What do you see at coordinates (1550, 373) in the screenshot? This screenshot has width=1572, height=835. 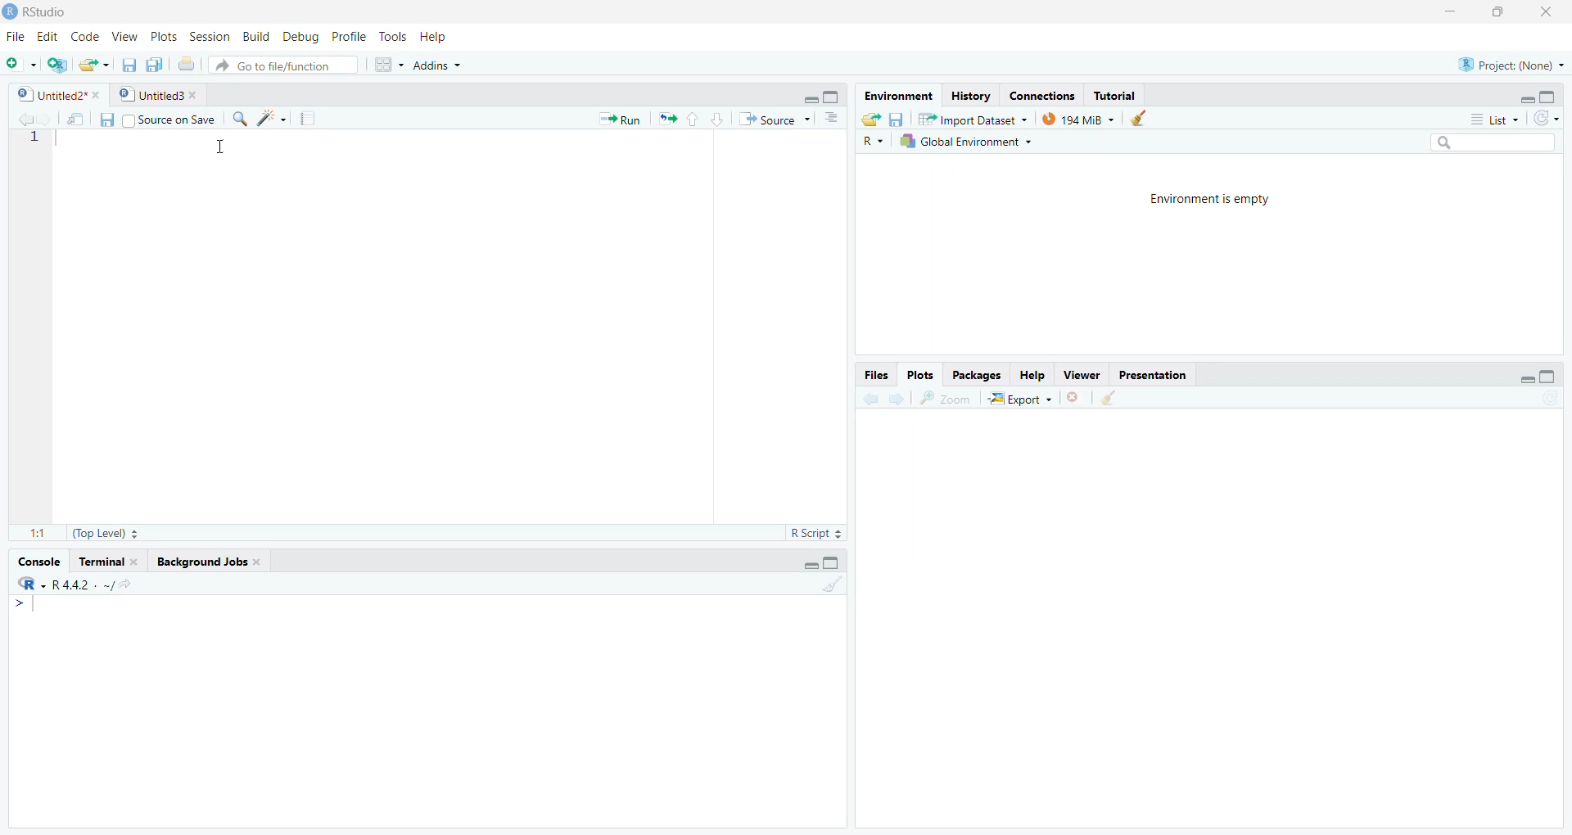 I see `Maximize` at bounding box center [1550, 373].